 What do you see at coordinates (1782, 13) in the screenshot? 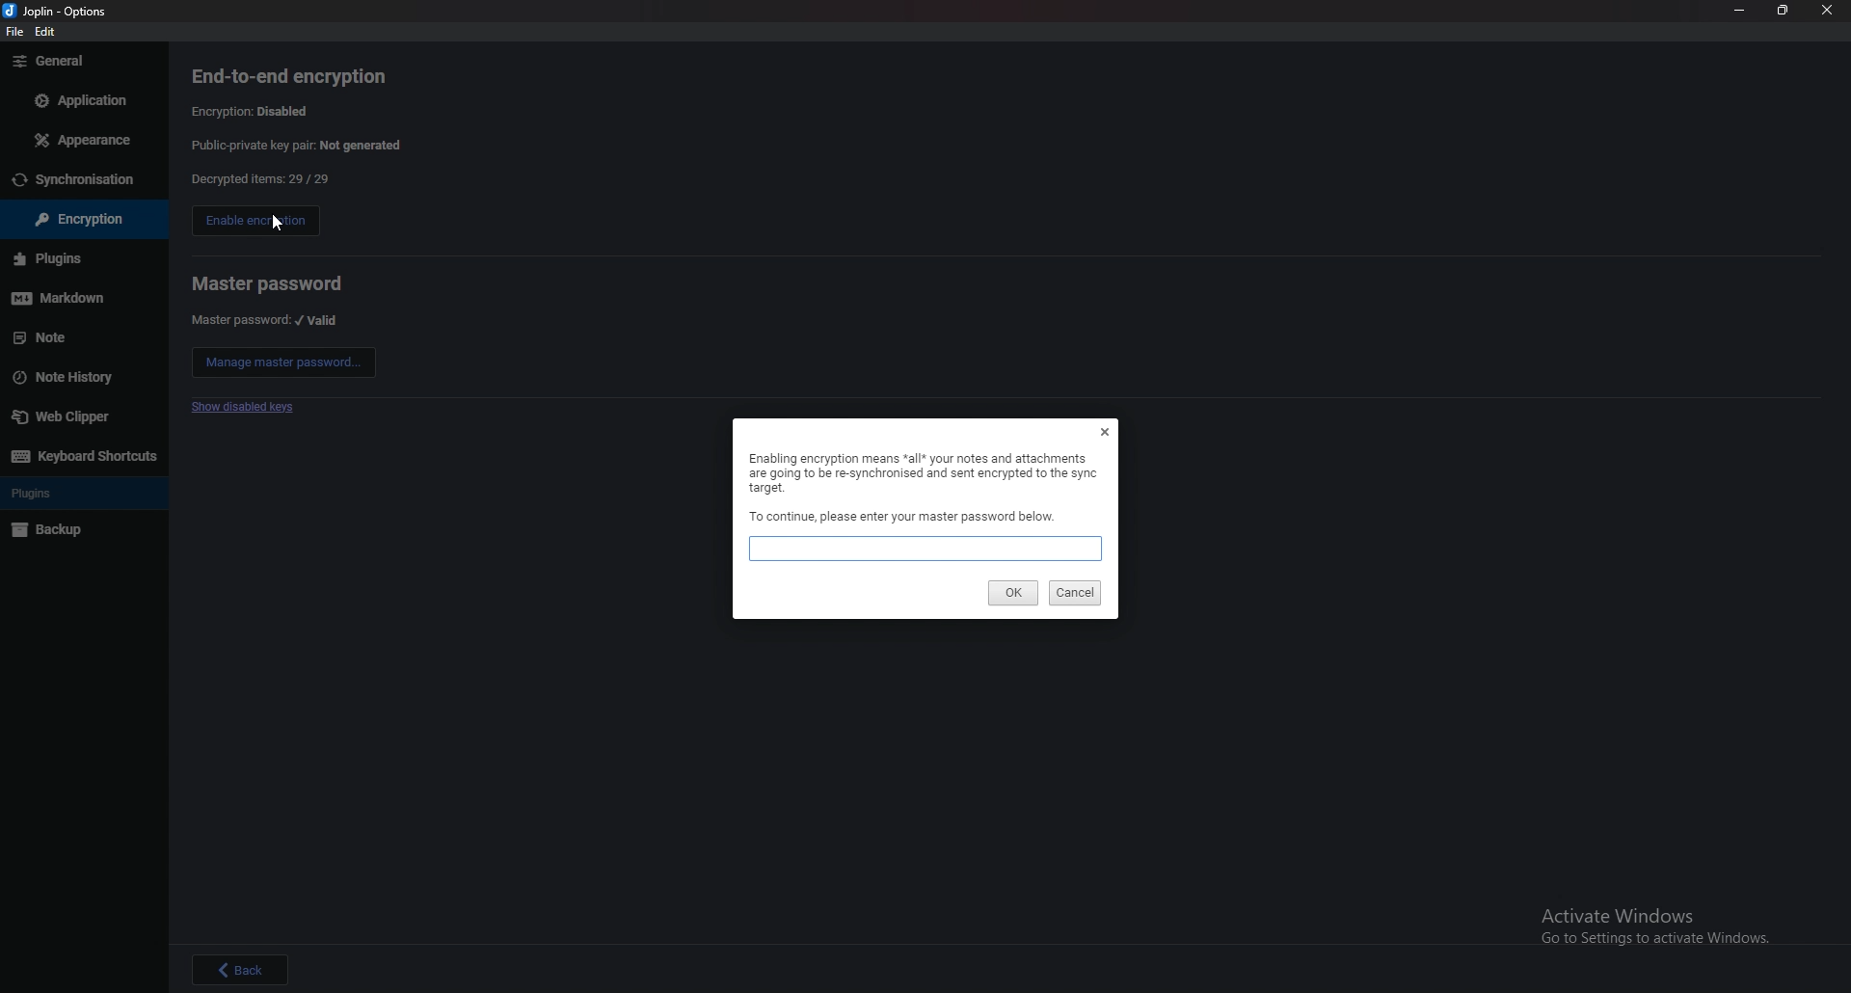
I see `` at bounding box center [1782, 13].